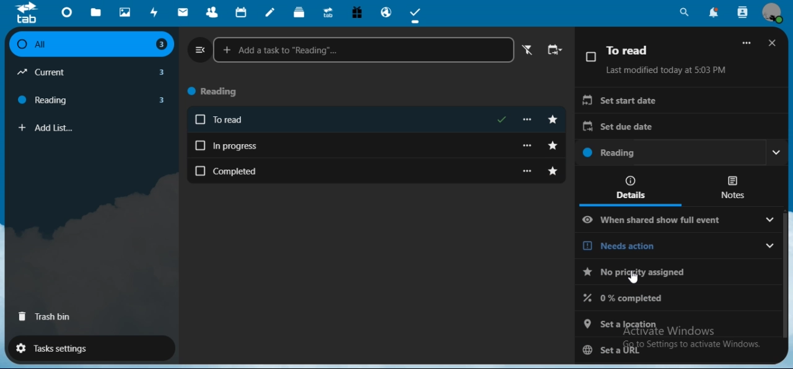 Image resolution: width=793 pixels, height=369 pixels. What do you see at coordinates (362, 145) in the screenshot?
I see `in progress` at bounding box center [362, 145].